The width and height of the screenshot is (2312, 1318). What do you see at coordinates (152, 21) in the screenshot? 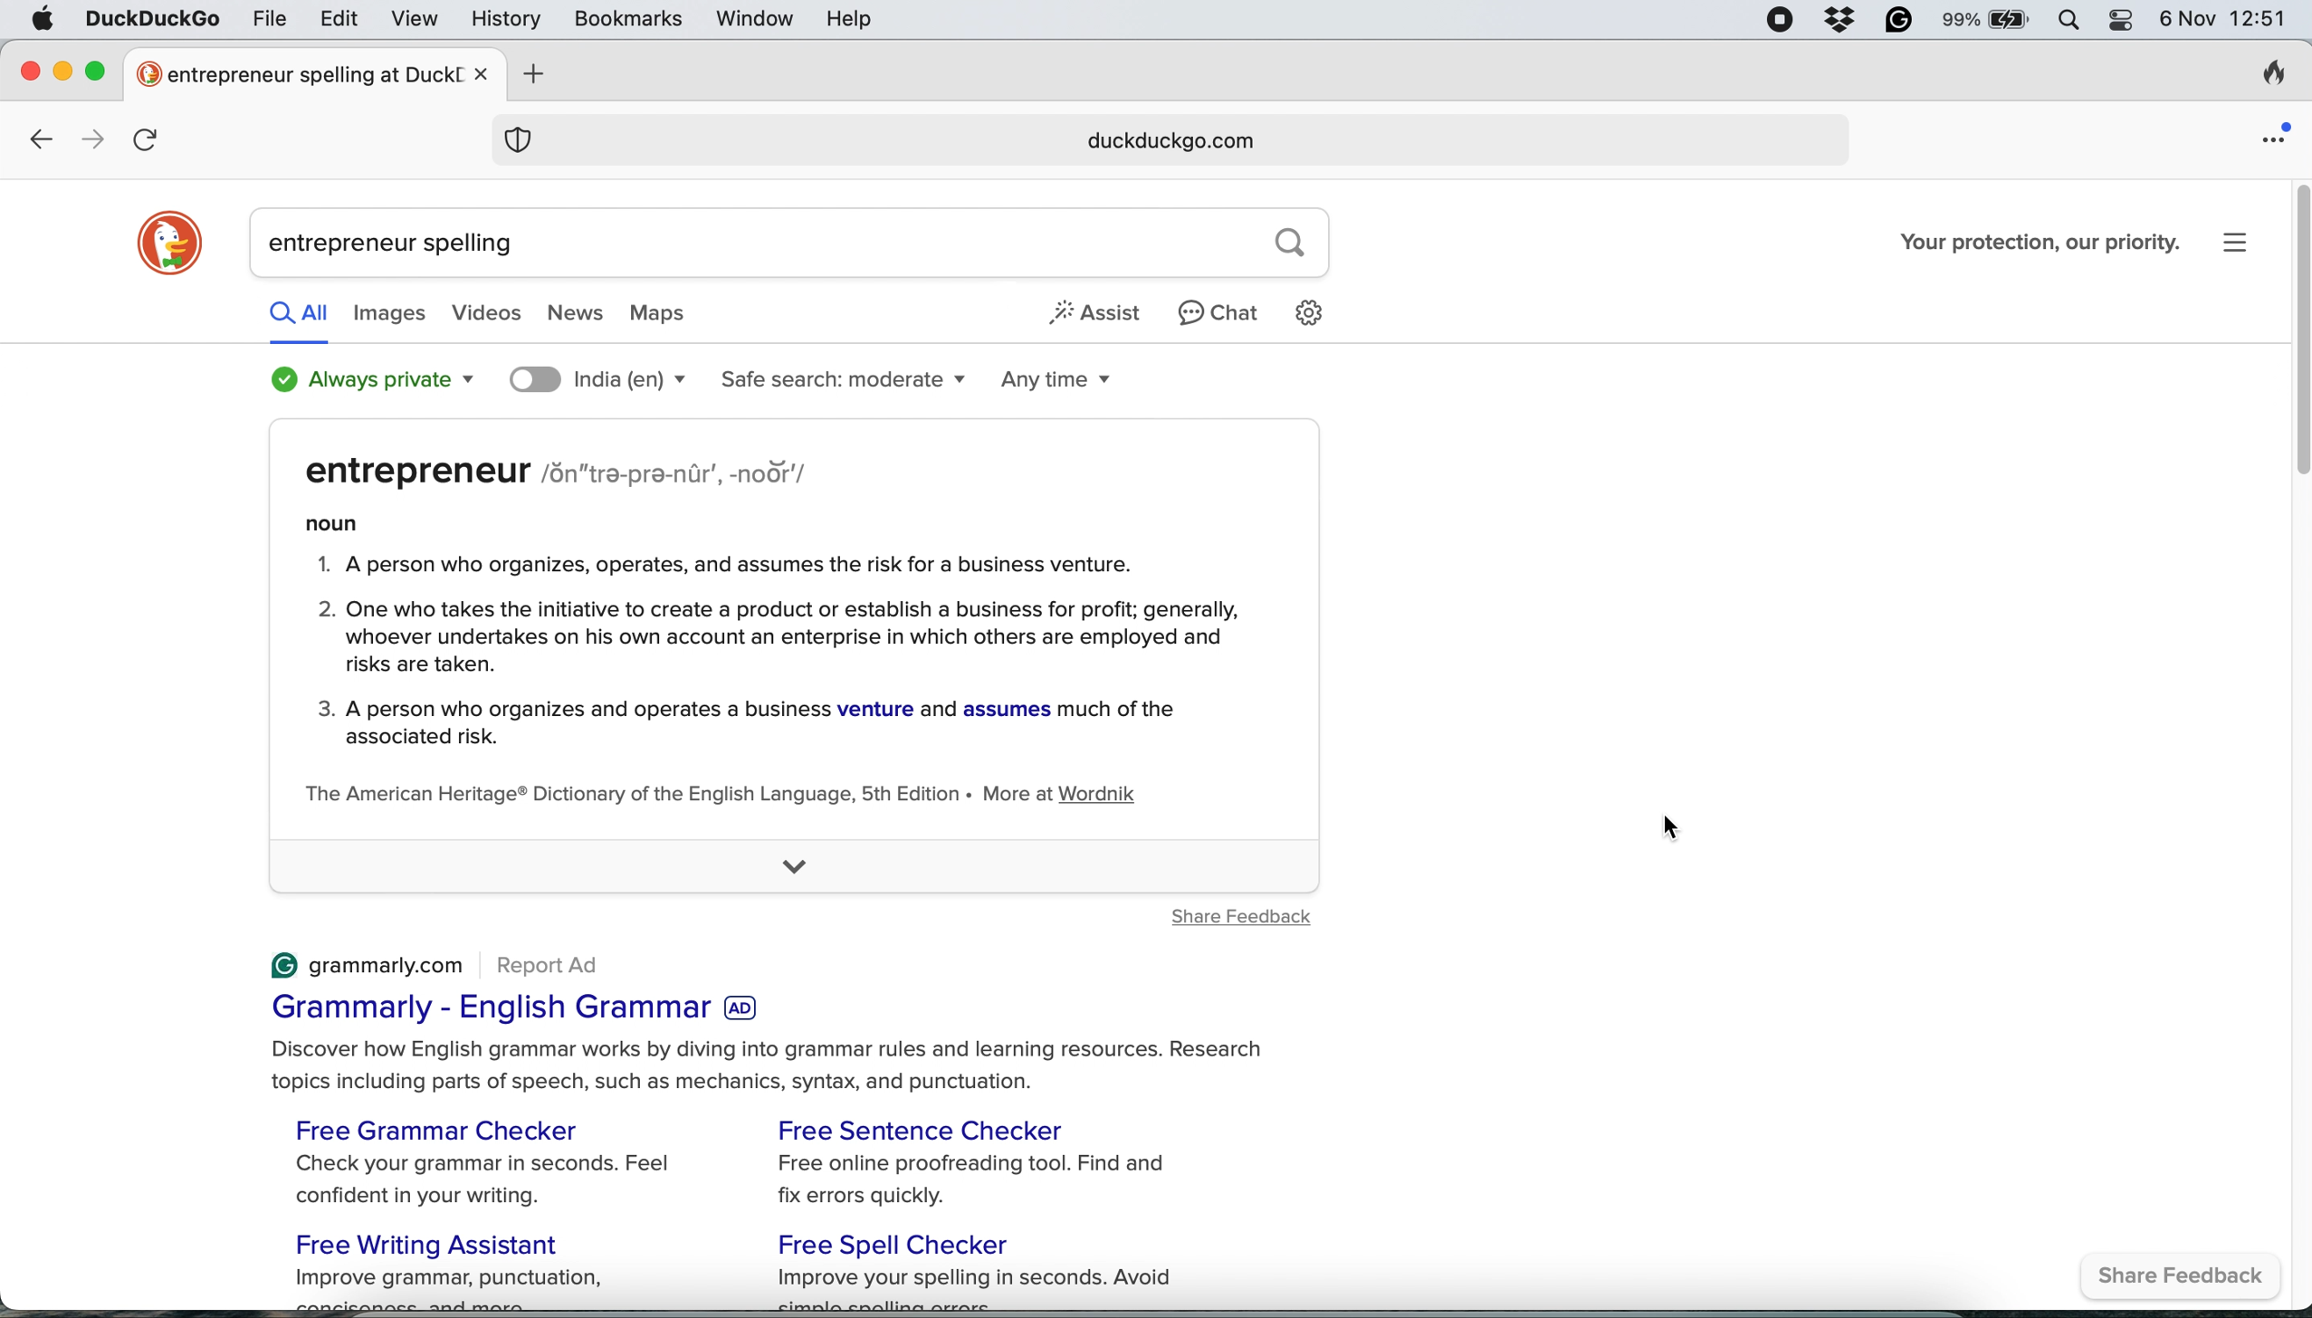
I see `duckduckgo` at bounding box center [152, 21].